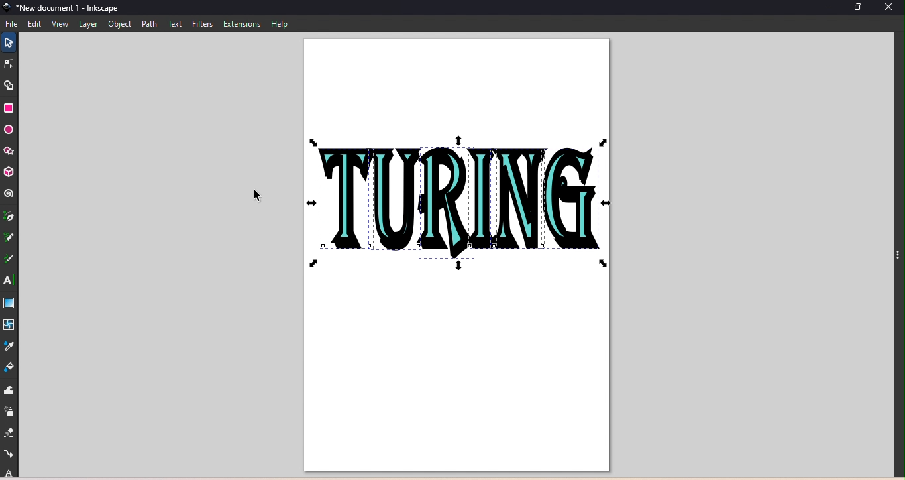  What do you see at coordinates (7, 41) in the screenshot?
I see `Selector tool` at bounding box center [7, 41].